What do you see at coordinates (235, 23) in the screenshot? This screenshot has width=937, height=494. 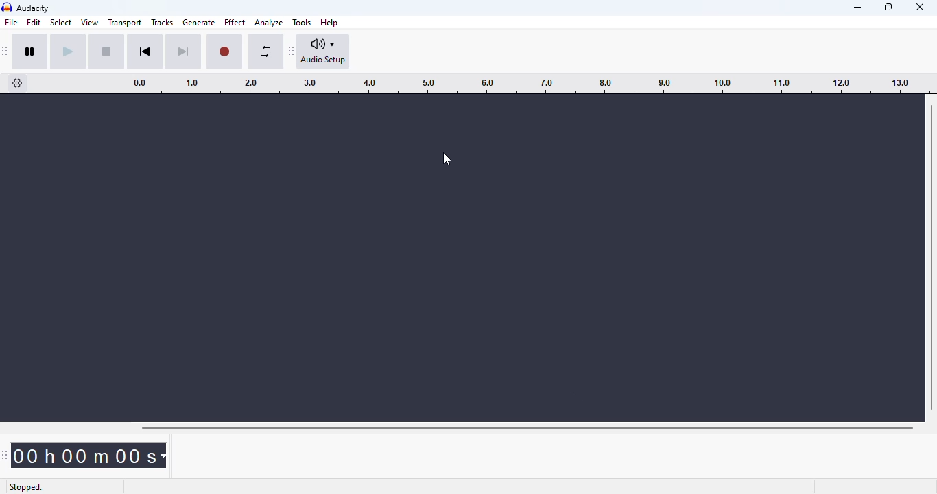 I see `effect` at bounding box center [235, 23].